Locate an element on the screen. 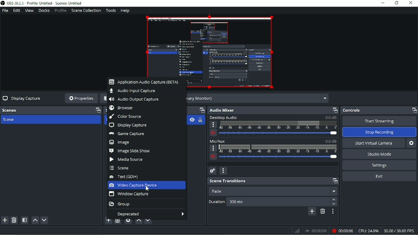 This screenshot has height=235, width=418. View is located at coordinates (29, 10).